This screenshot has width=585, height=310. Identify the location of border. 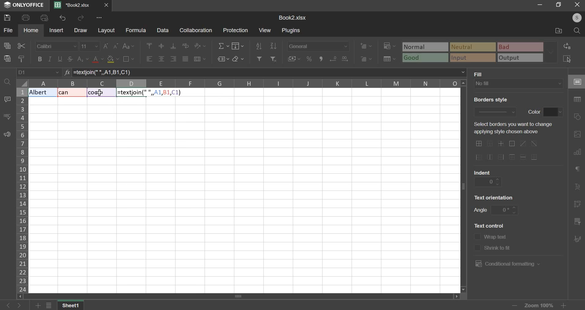
(128, 59).